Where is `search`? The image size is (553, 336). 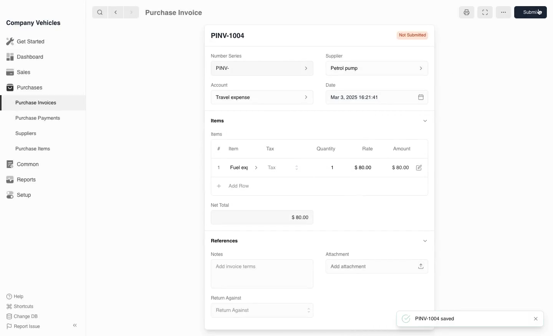 search is located at coordinates (100, 12).